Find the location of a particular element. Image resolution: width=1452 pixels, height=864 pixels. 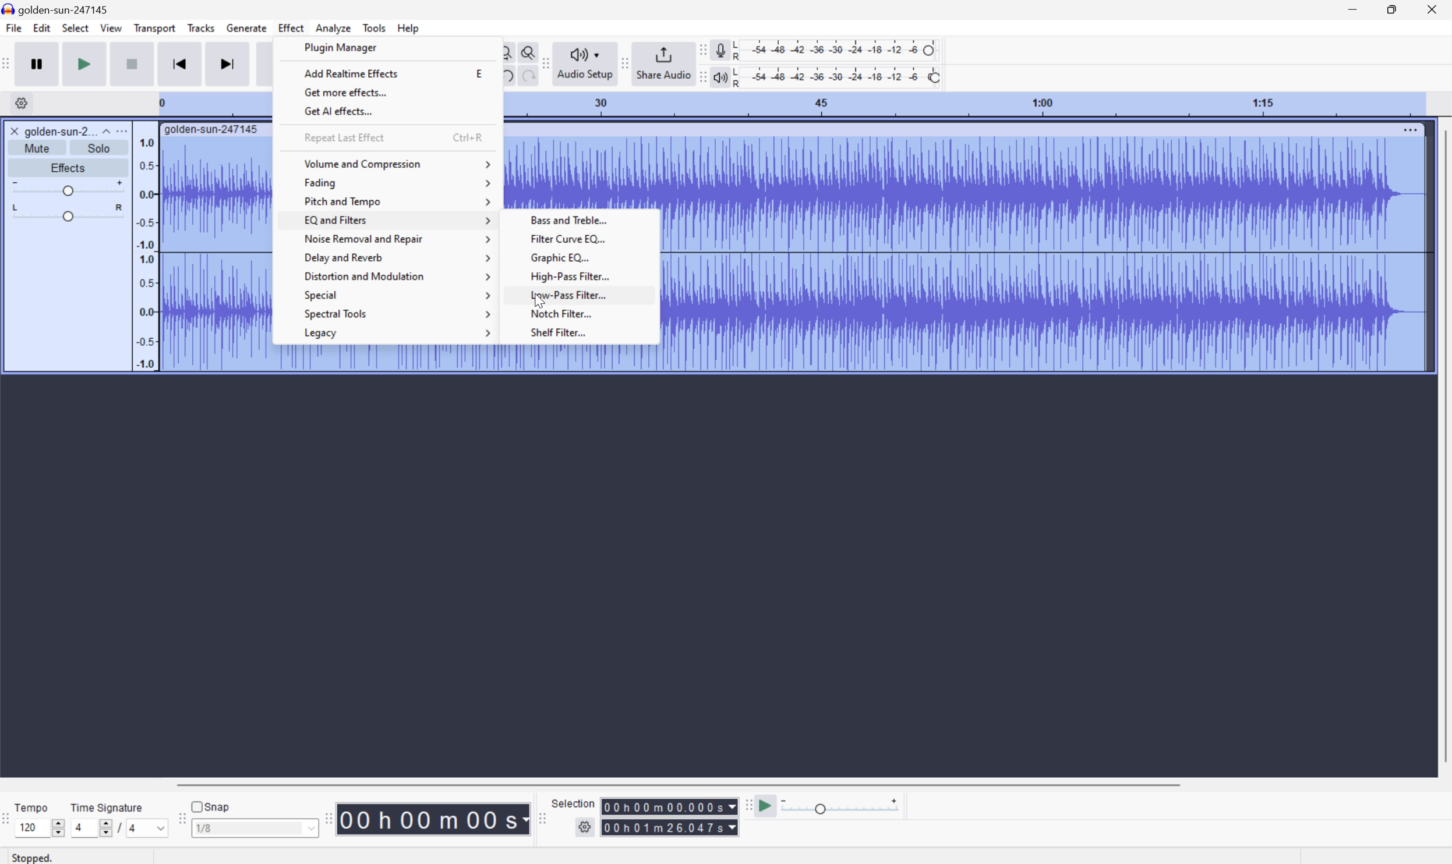

Select is located at coordinates (75, 28).